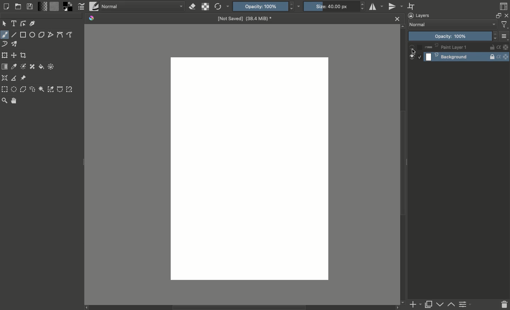  What do you see at coordinates (41, 89) in the screenshot?
I see `Contiguous selection tool` at bounding box center [41, 89].